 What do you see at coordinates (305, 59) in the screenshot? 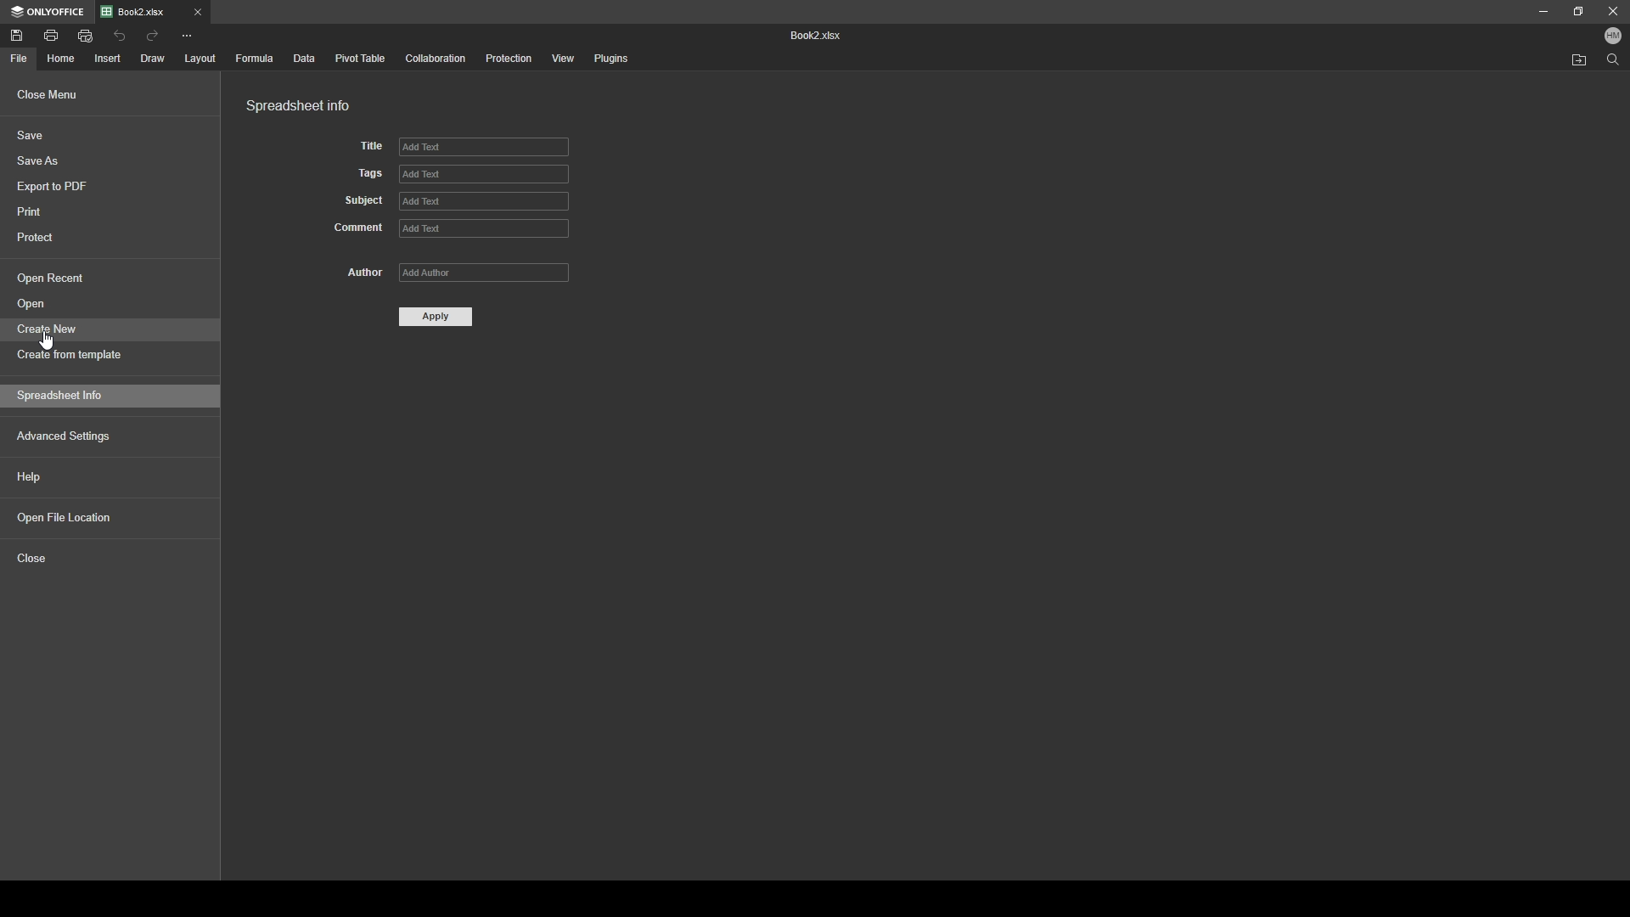
I see `data` at bounding box center [305, 59].